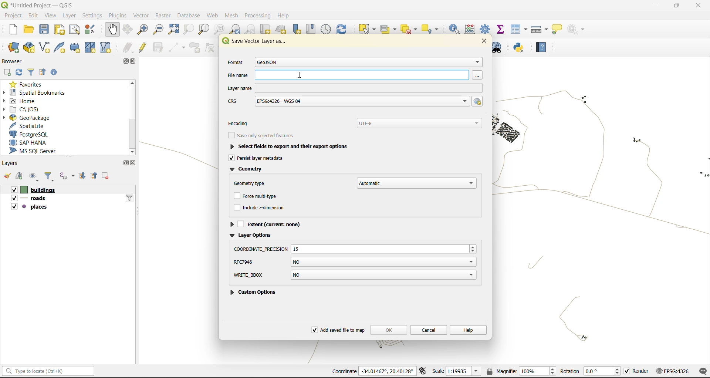  Describe the element at coordinates (578, 29) in the screenshot. I see `no action` at that location.